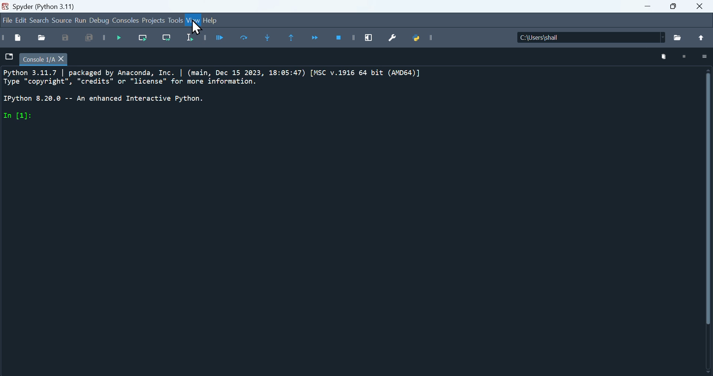 Image resolution: width=713 pixels, height=376 pixels. I want to click on Editor panel, so click(345, 221).